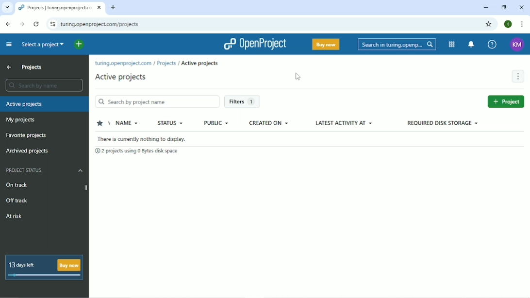 The image size is (530, 298). What do you see at coordinates (16, 217) in the screenshot?
I see `At risk` at bounding box center [16, 217].